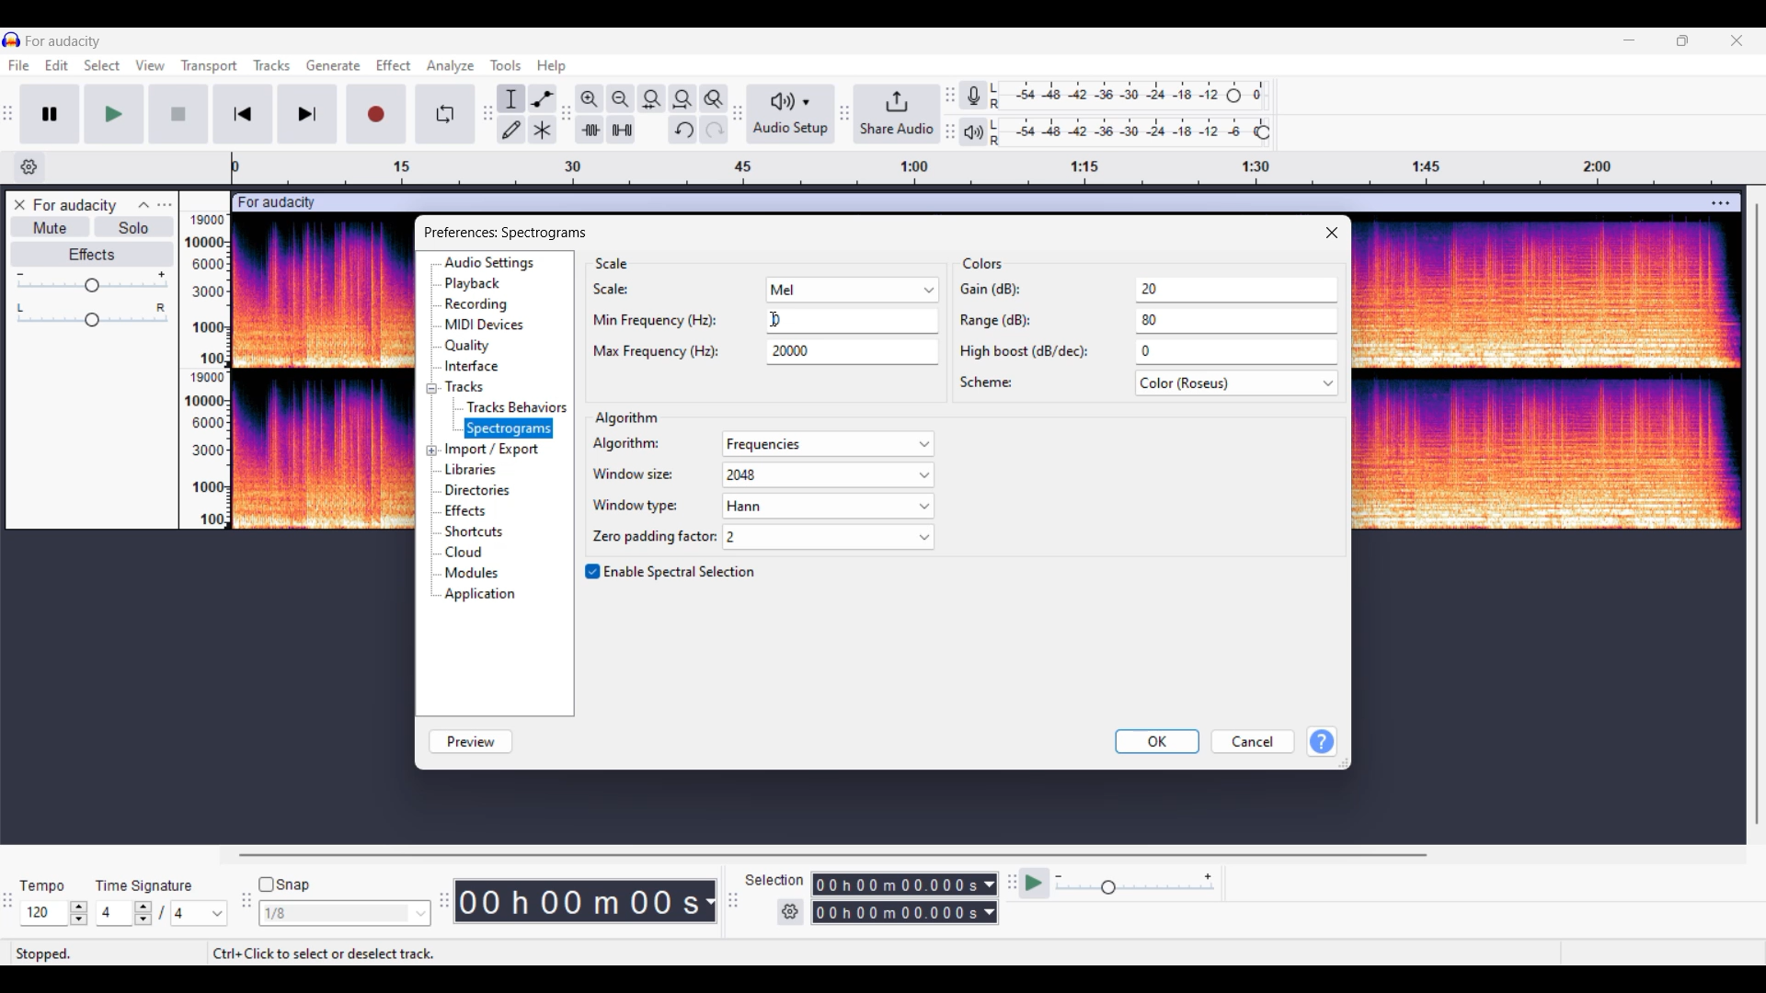 This screenshot has height=993, width=1766. What do you see at coordinates (590, 130) in the screenshot?
I see `Trim audio outside selection` at bounding box center [590, 130].